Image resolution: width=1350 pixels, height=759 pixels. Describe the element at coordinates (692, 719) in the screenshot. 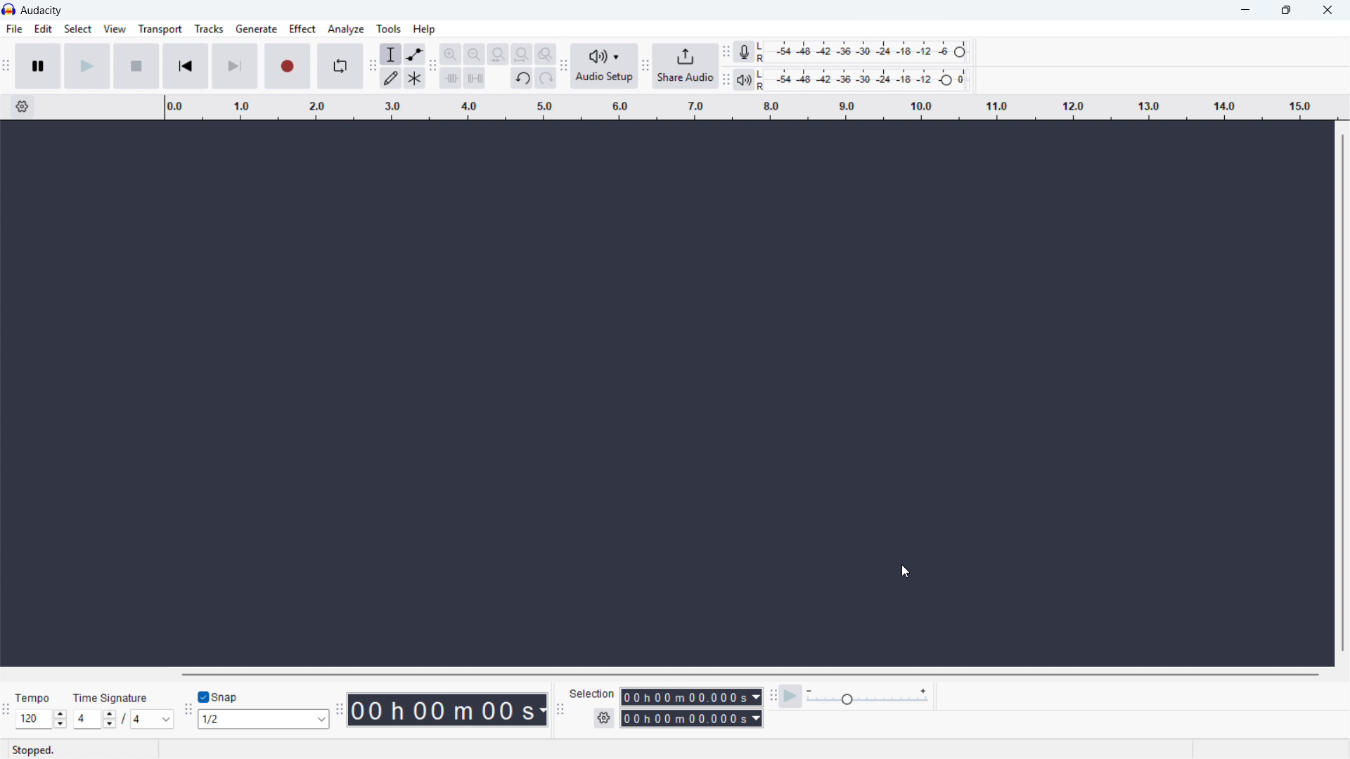

I see `end time` at that location.